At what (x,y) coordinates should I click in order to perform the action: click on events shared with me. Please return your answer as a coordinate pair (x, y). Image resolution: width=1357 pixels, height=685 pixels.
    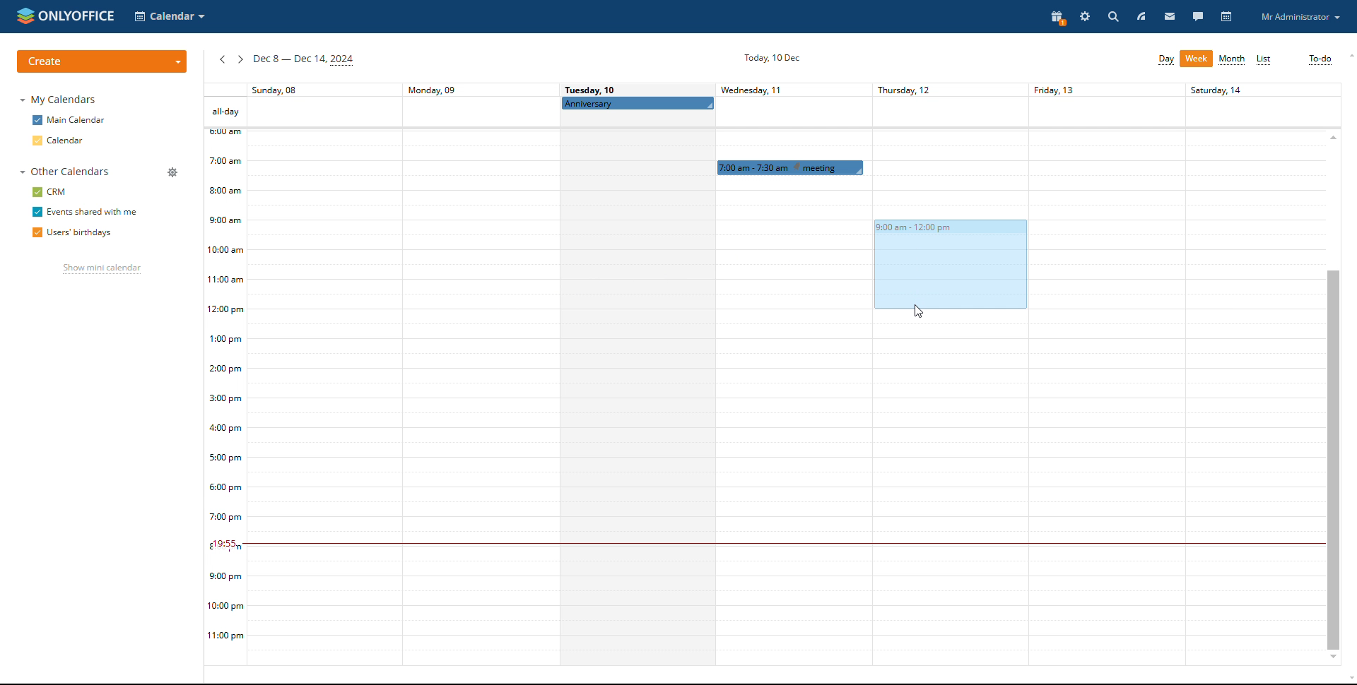
    Looking at the image, I should click on (93, 212).